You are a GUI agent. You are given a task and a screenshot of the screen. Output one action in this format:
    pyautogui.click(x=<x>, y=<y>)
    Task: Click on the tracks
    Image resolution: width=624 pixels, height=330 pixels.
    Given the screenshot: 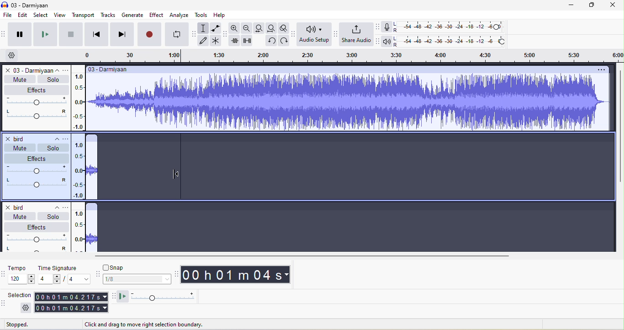 What is the action you would take?
    pyautogui.click(x=108, y=15)
    